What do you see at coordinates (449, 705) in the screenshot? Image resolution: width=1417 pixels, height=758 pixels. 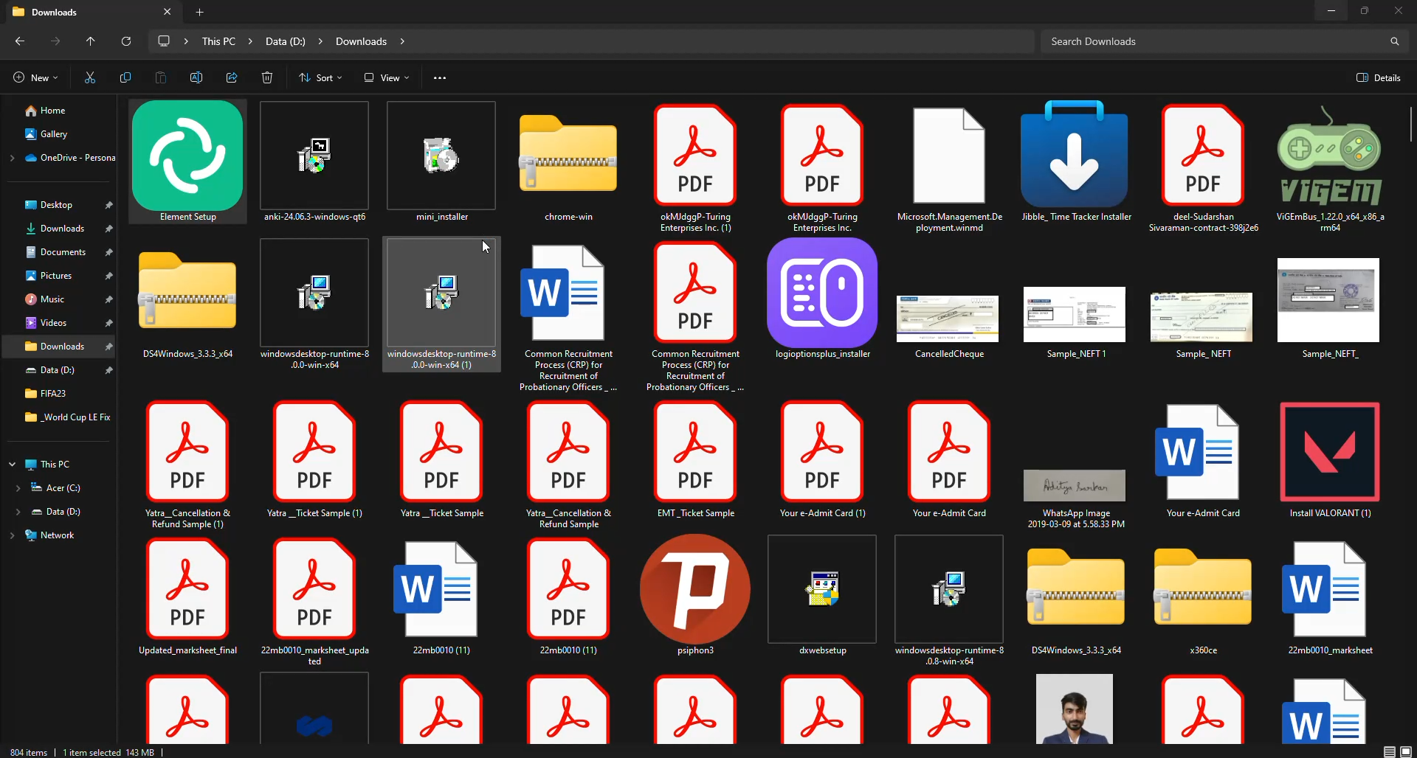 I see `file` at bounding box center [449, 705].